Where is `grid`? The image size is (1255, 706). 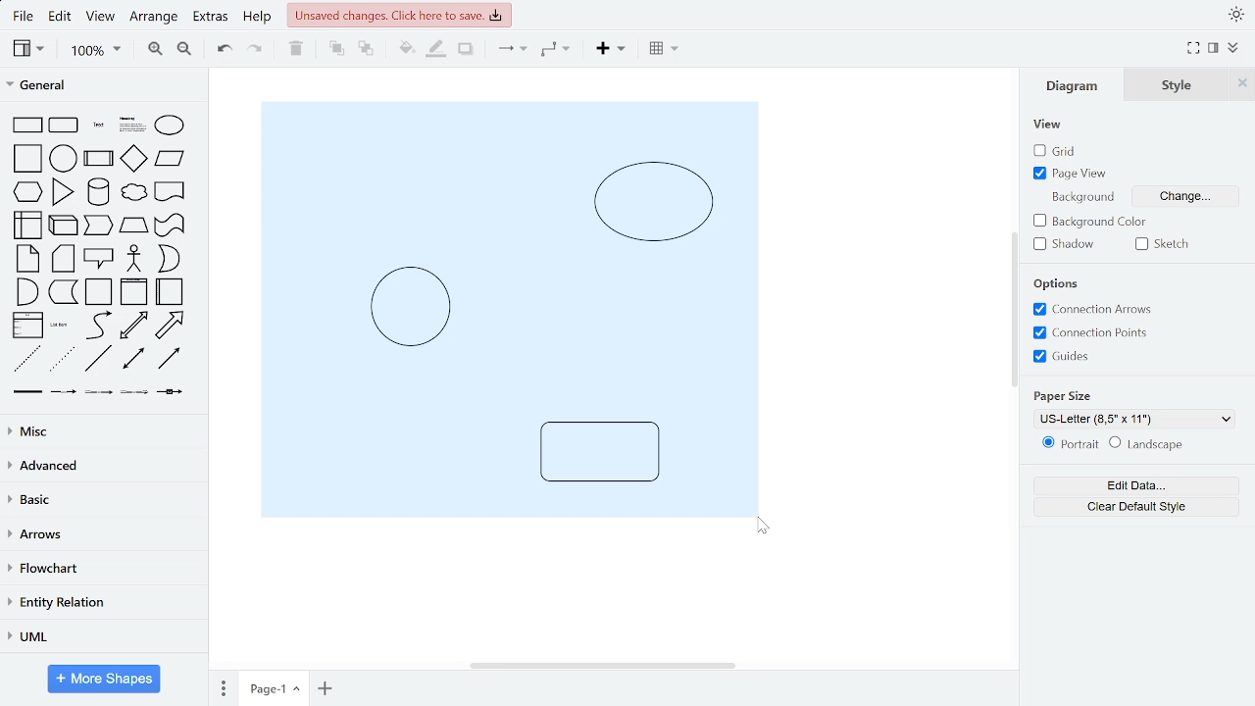
grid is located at coordinates (1057, 151).